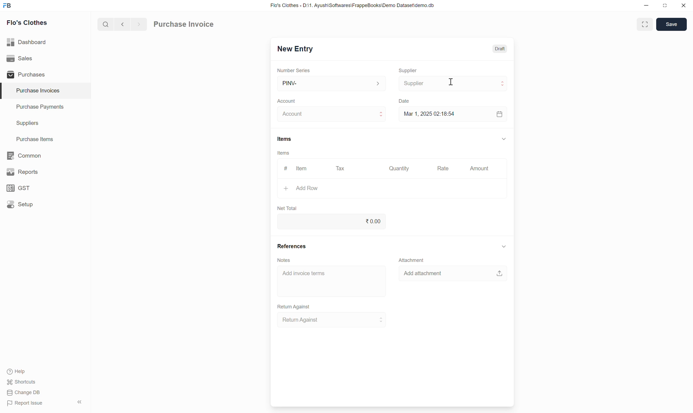 The image size is (693, 413). Describe the element at coordinates (331, 84) in the screenshot. I see `PINV-` at that location.